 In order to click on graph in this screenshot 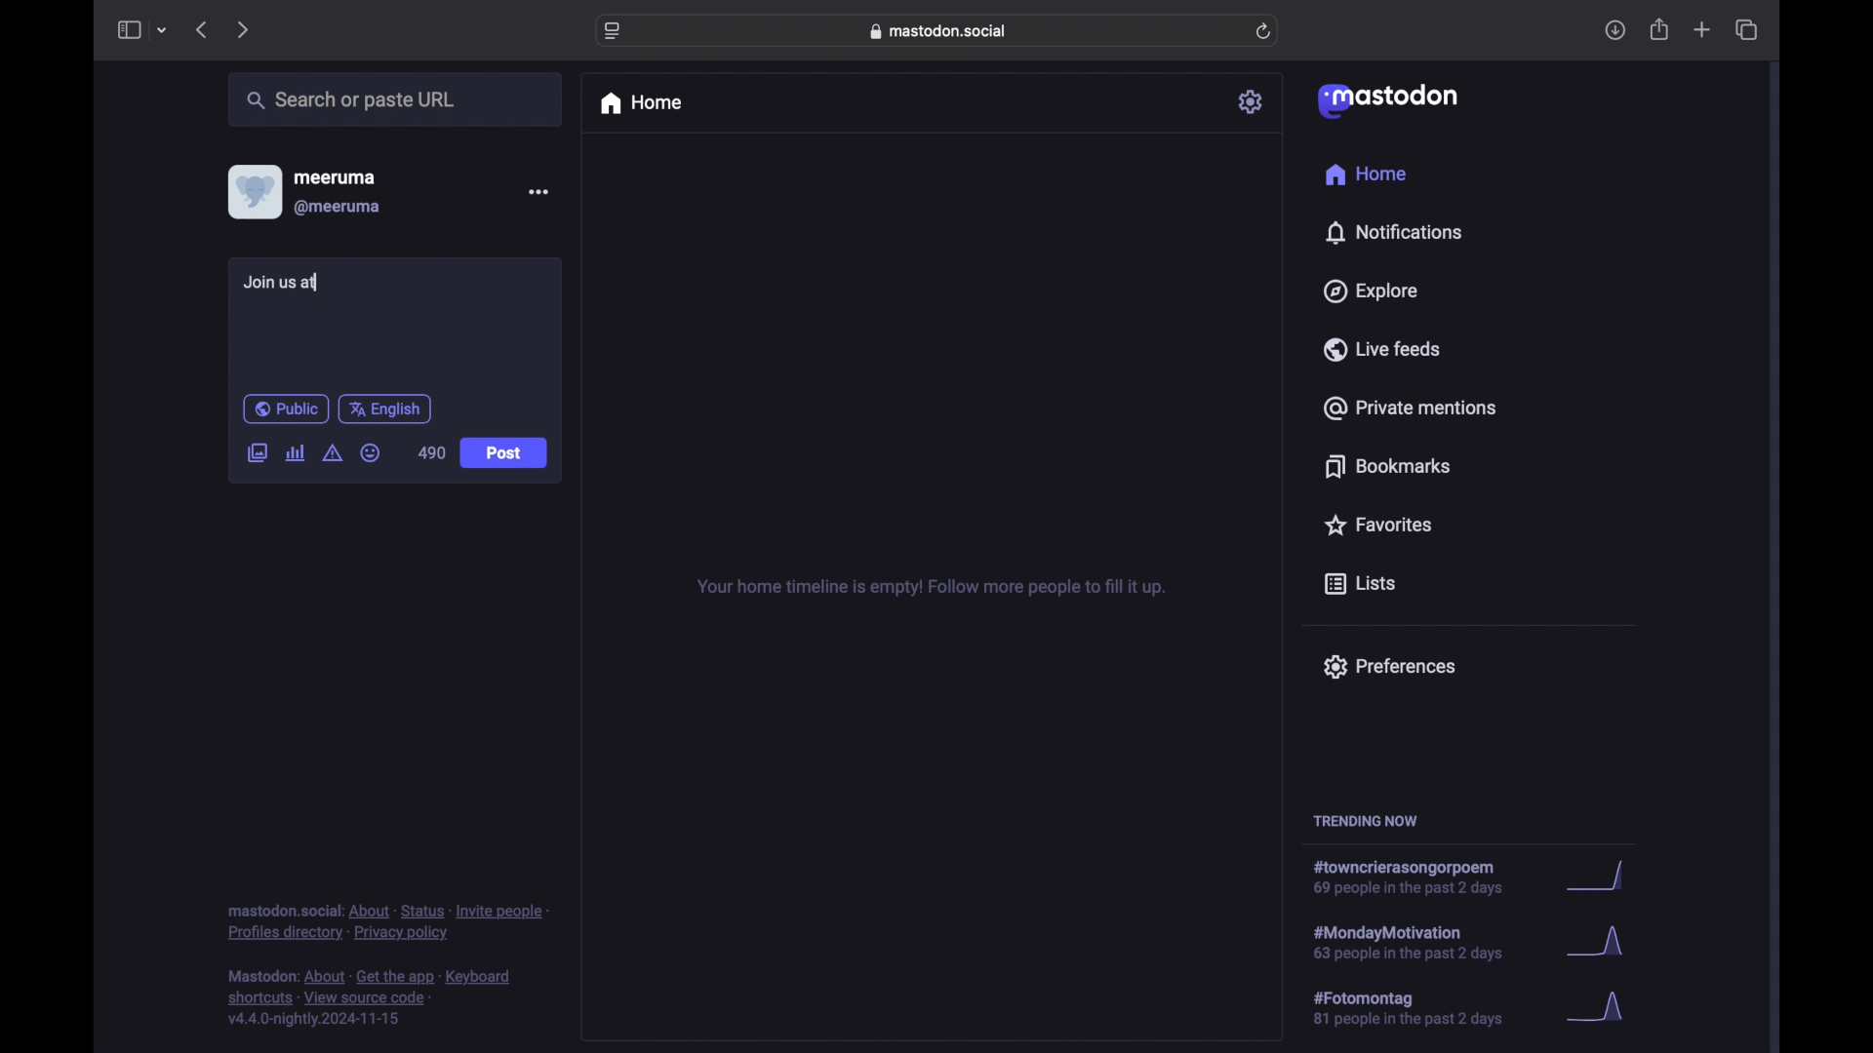, I will do `click(1595, 877)`.